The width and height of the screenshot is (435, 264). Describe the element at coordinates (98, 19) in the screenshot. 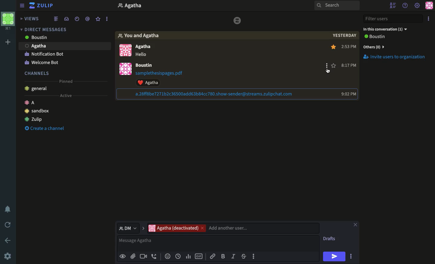

I see `Favorite` at that location.